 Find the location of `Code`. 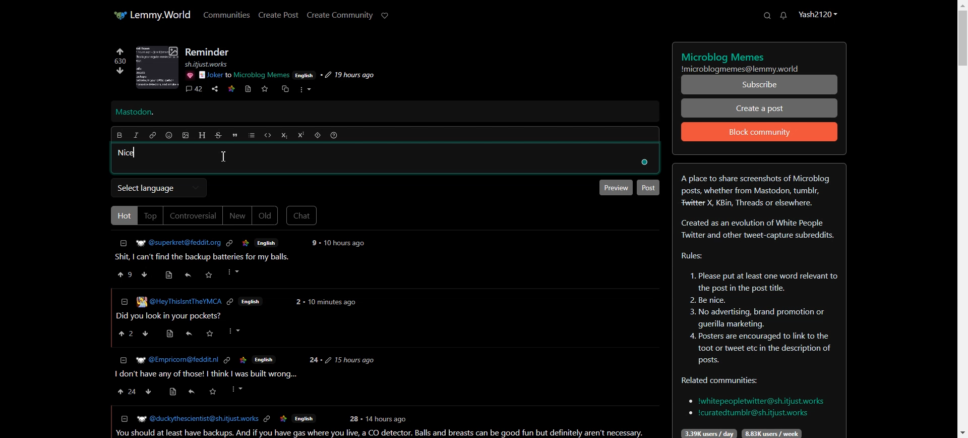

Code is located at coordinates (268, 135).